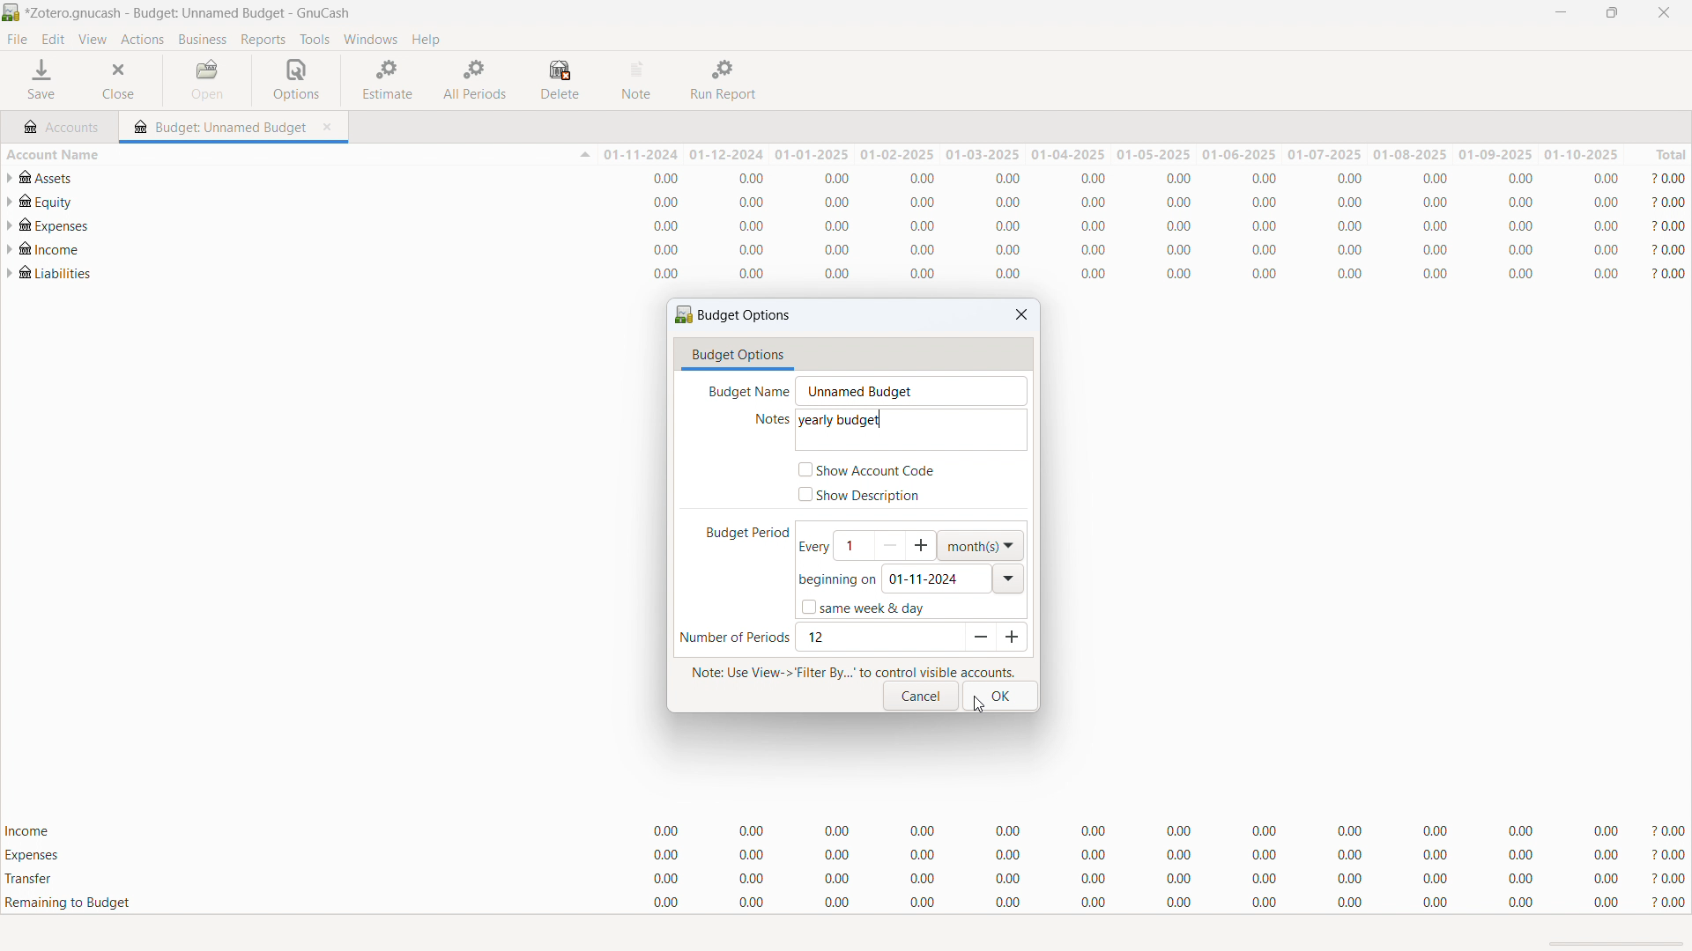  Describe the element at coordinates (61, 124) in the screenshot. I see `accounts` at that location.